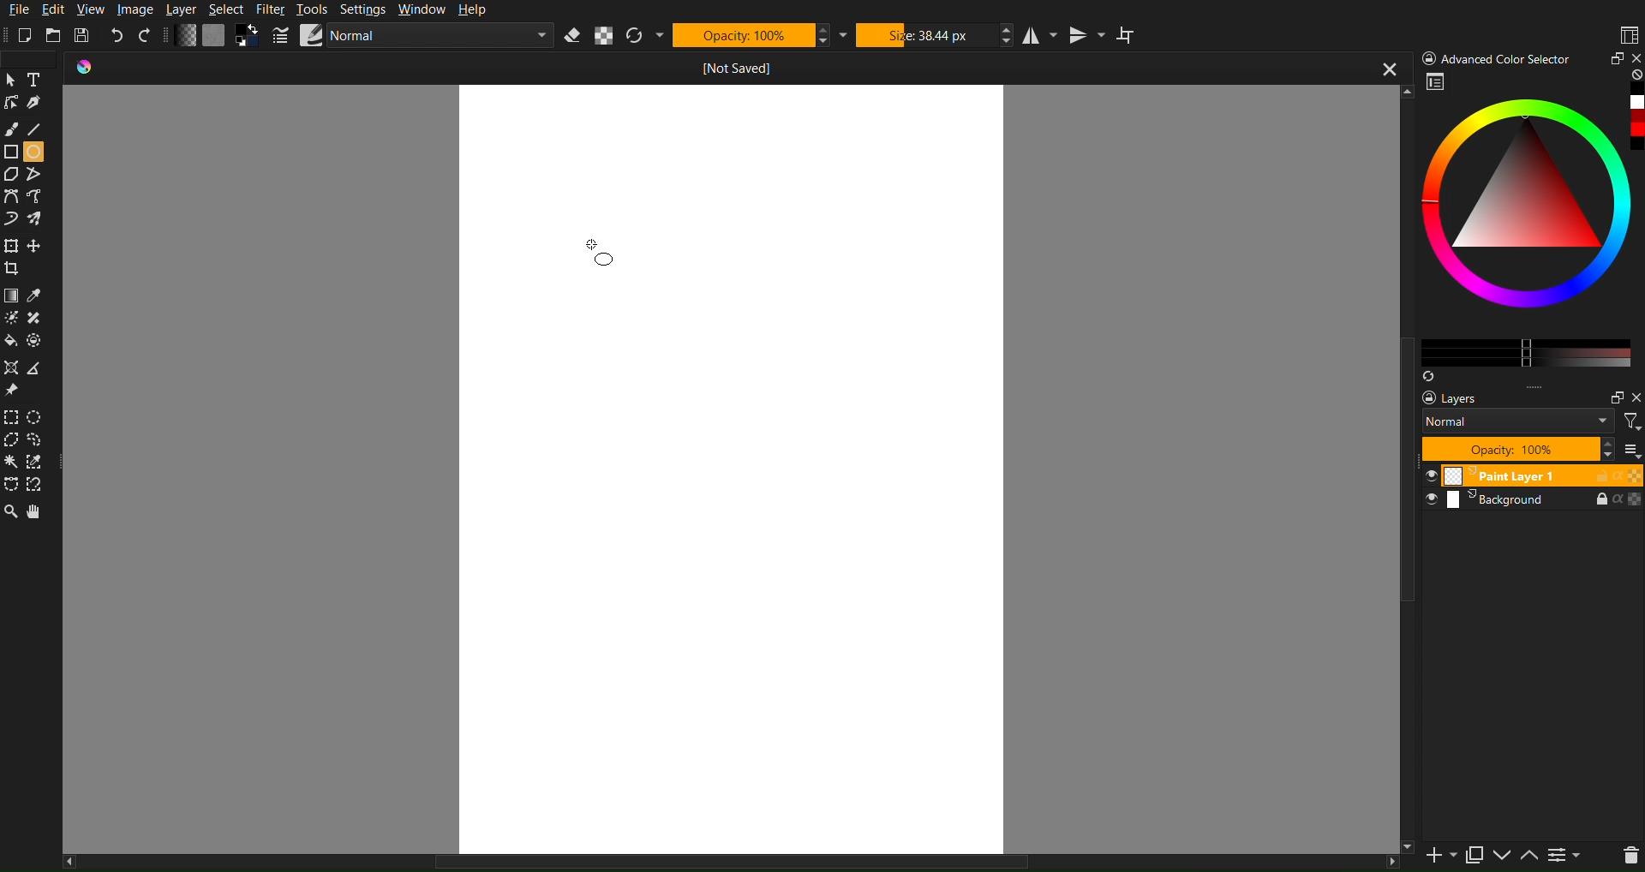 This screenshot has width=1645, height=872. Describe the element at coordinates (87, 36) in the screenshot. I see `Save` at that location.